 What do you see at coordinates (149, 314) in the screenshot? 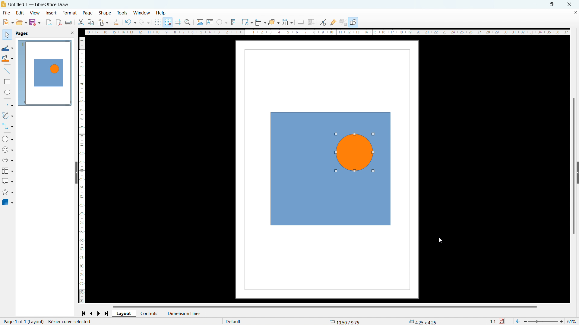
I see `controls` at bounding box center [149, 314].